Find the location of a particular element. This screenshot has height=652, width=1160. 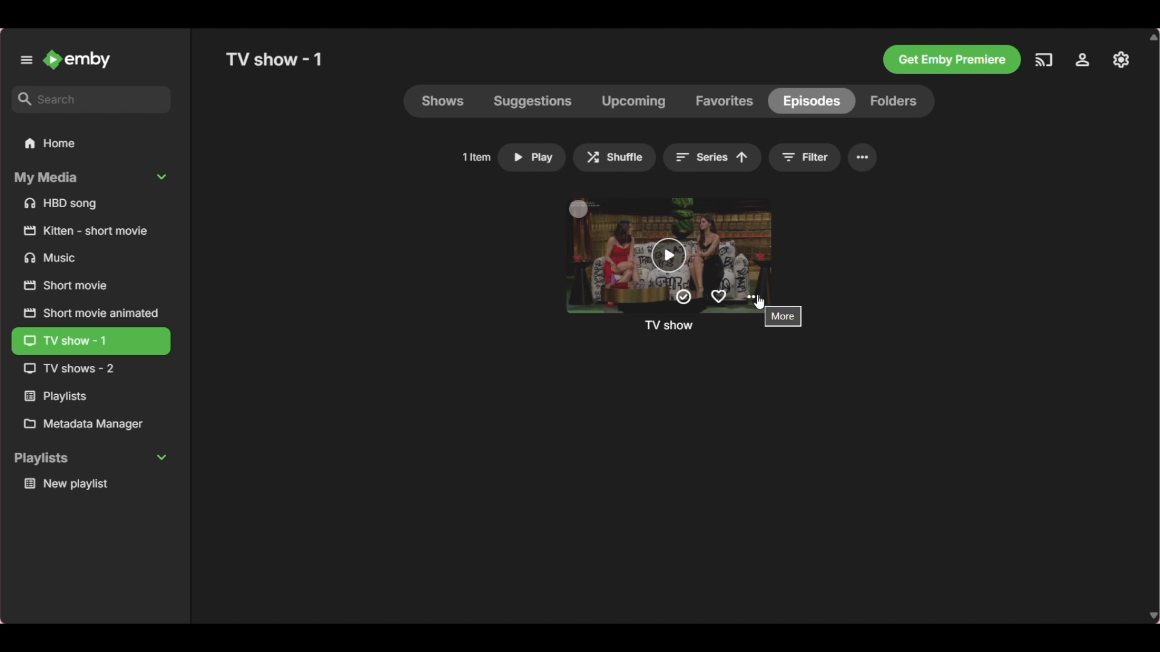

Search box is located at coordinates (92, 99).